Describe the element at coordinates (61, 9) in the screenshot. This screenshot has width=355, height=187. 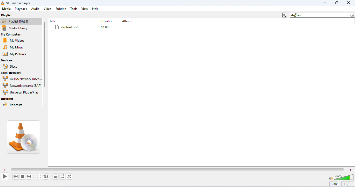
I see `subtitle` at that location.